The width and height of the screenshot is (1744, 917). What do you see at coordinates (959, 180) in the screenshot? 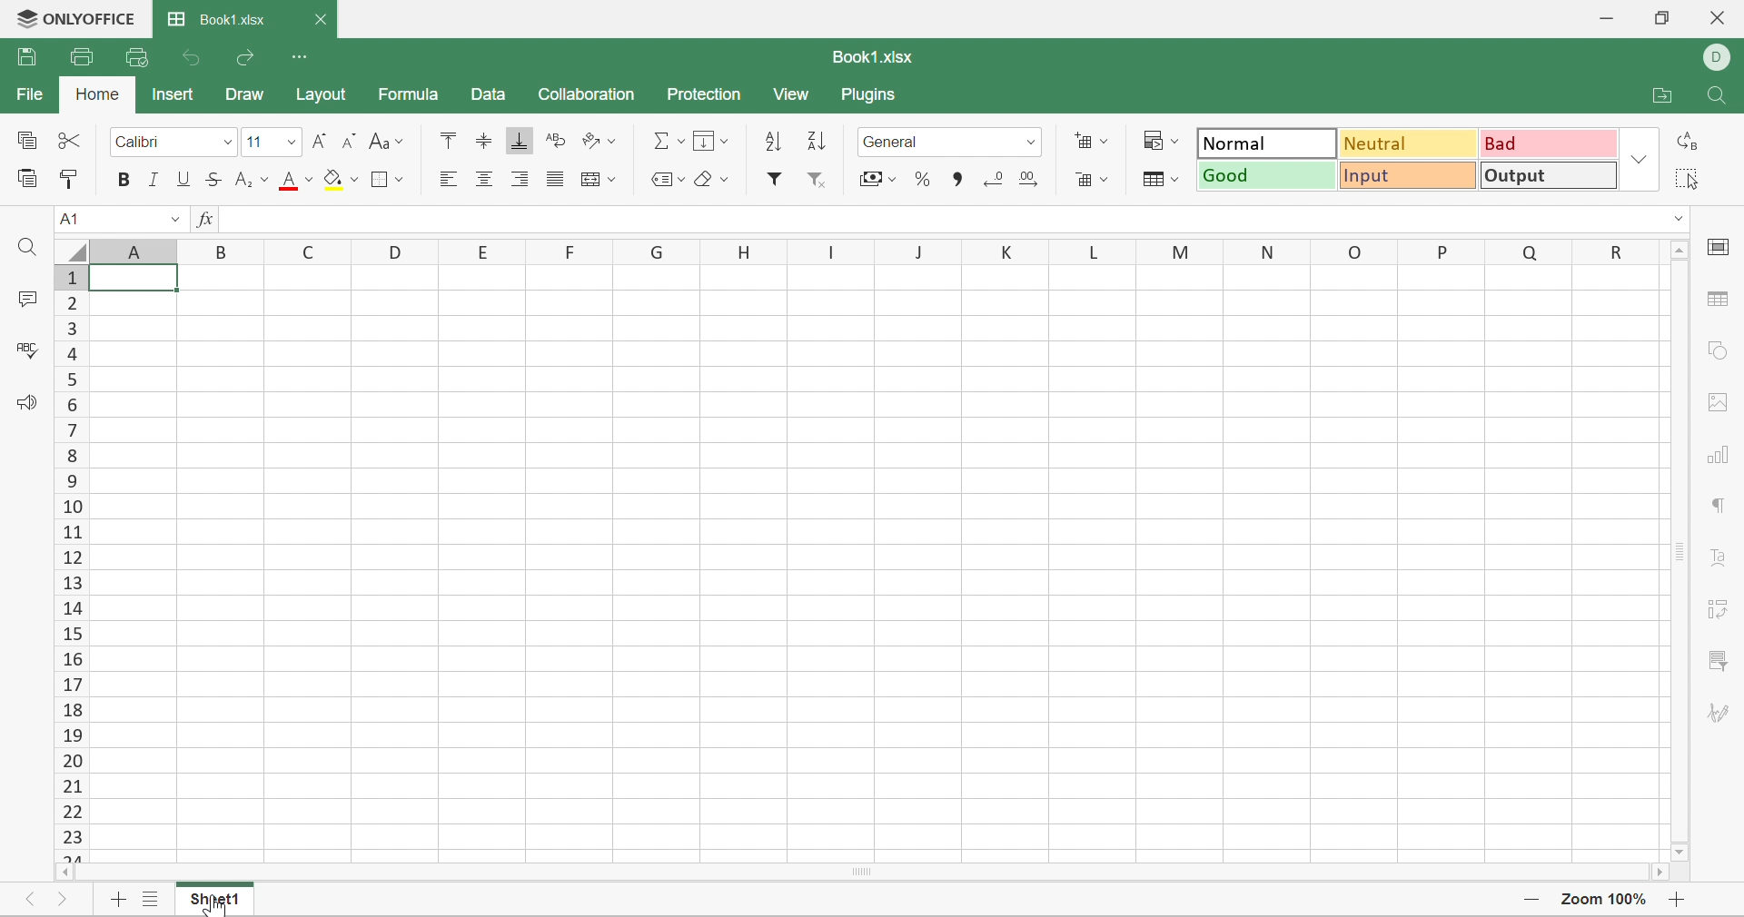
I see `Comma style` at bounding box center [959, 180].